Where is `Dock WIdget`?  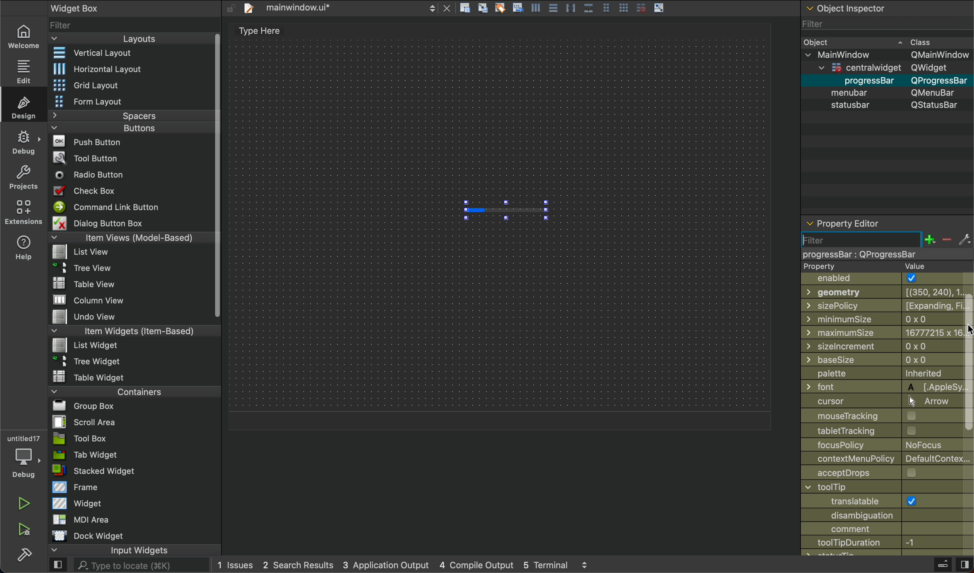
Dock WIdget is located at coordinates (88, 536).